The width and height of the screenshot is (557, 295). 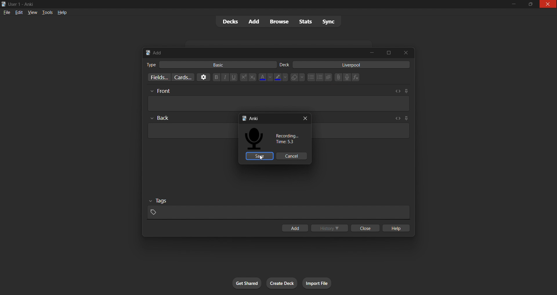 What do you see at coordinates (265, 77) in the screenshot?
I see `text color` at bounding box center [265, 77].